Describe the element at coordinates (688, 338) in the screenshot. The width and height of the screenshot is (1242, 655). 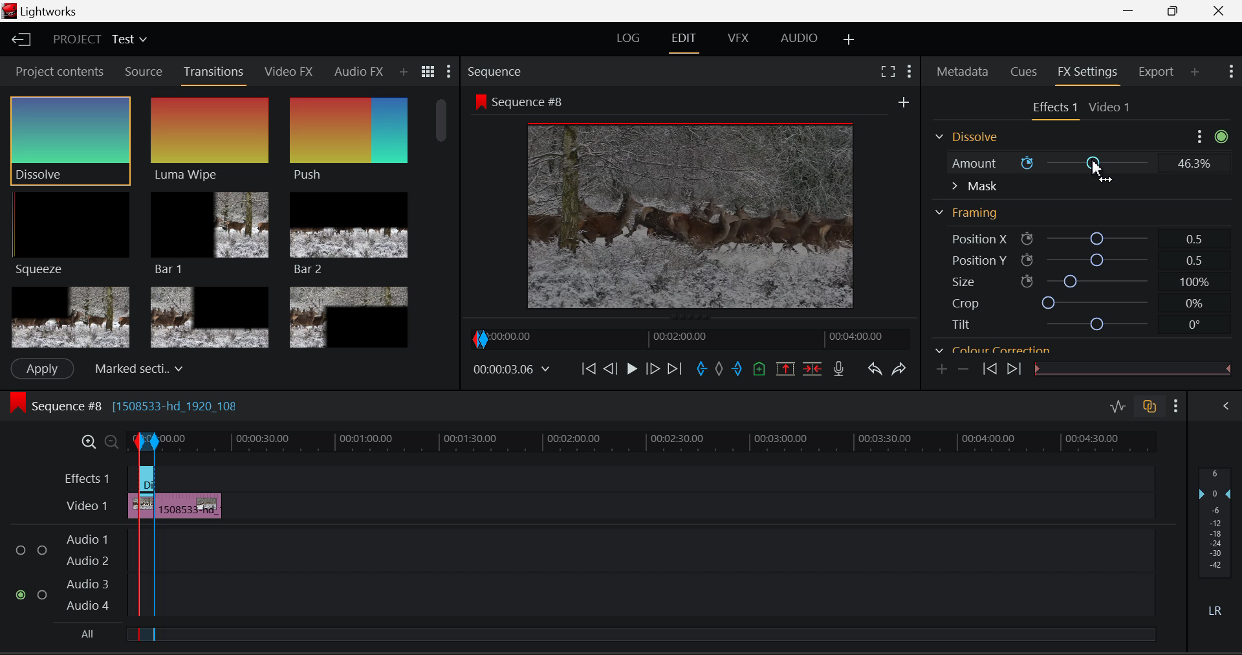
I see `Project Timeline Navigator` at that location.